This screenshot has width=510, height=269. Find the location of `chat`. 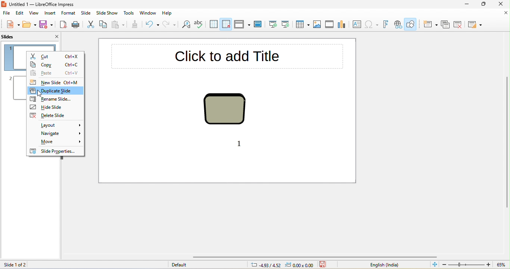

chat is located at coordinates (342, 24).